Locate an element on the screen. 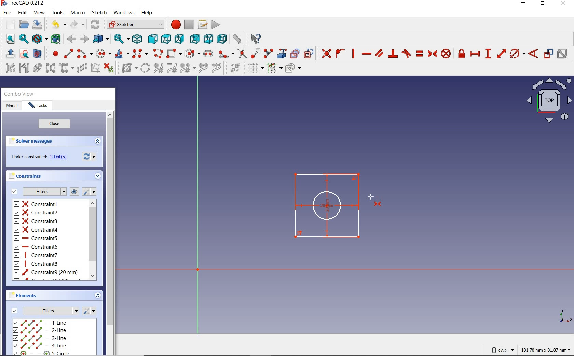 This screenshot has height=356, width=574. model is located at coordinates (13, 107).